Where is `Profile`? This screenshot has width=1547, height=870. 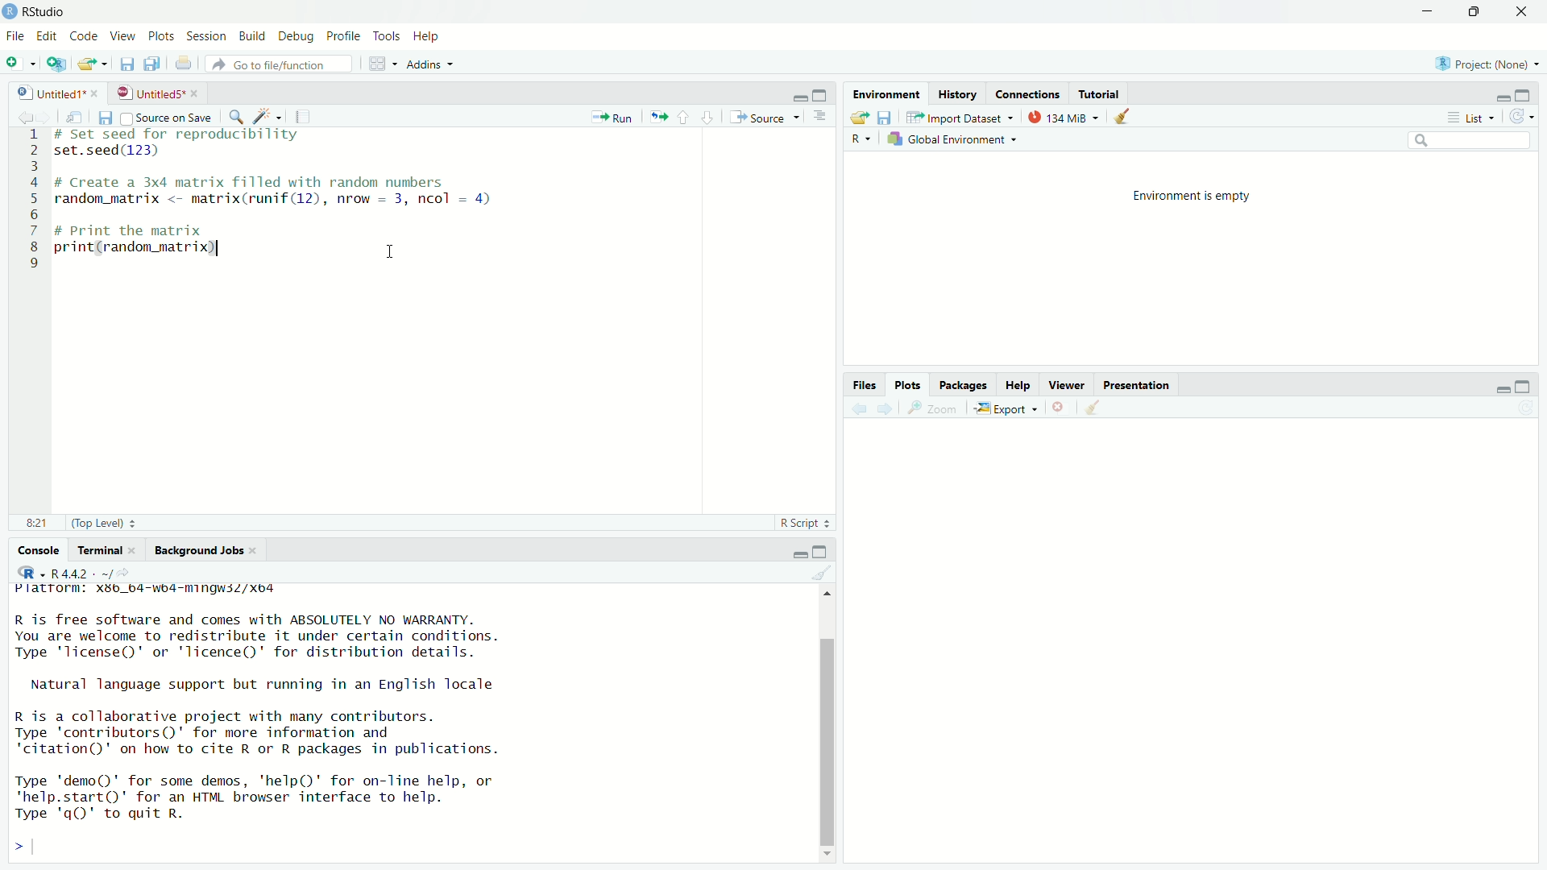 Profile is located at coordinates (342, 34).